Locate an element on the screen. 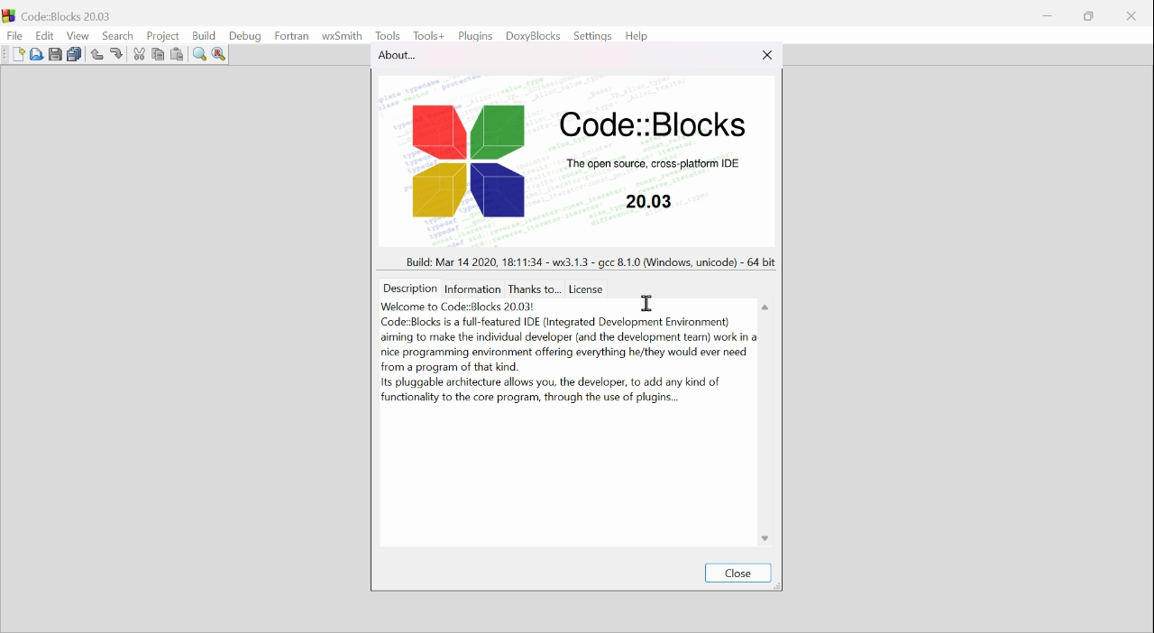 The image size is (1154, 633). Maximise is located at coordinates (1089, 17).